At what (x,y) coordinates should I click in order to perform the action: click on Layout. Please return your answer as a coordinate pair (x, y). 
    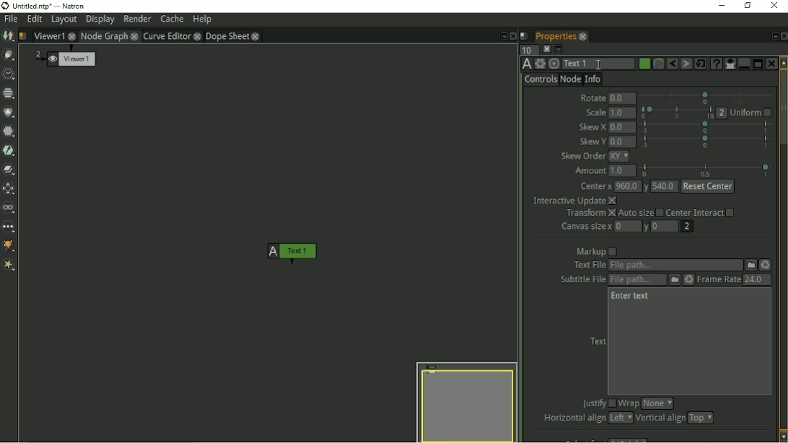
    Looking at the image, I should click on (64, 20).